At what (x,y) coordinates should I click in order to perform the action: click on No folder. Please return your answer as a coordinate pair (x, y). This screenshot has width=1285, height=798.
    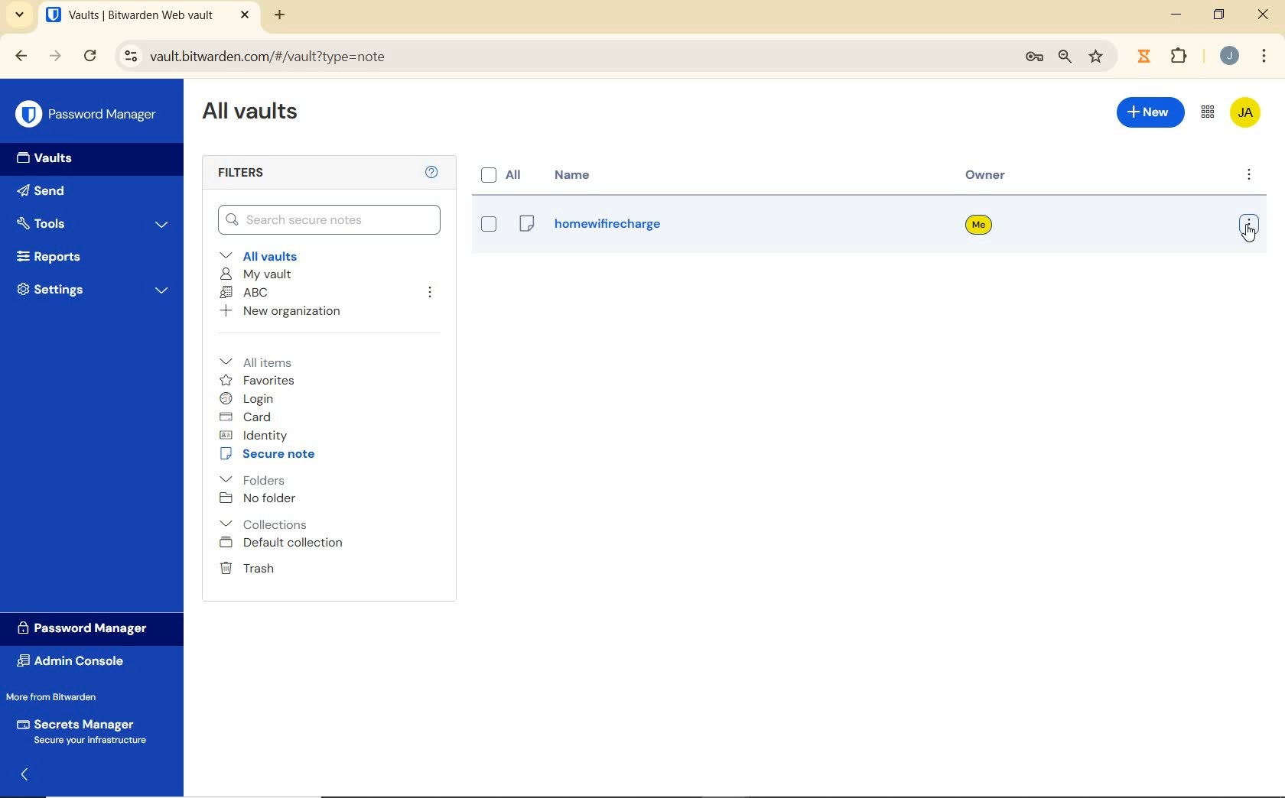
    Looking at the image, I should click on (258, 498).